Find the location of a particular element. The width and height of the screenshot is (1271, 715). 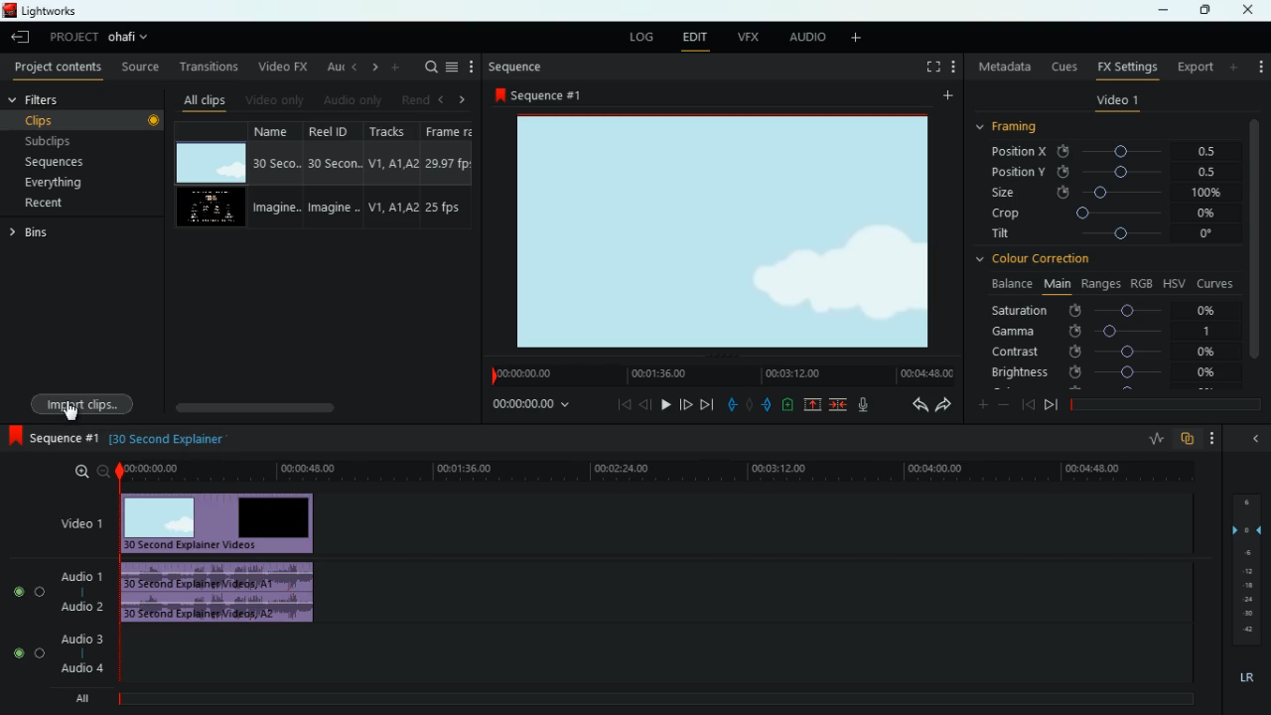

fps is located at coordinates (447, 175).